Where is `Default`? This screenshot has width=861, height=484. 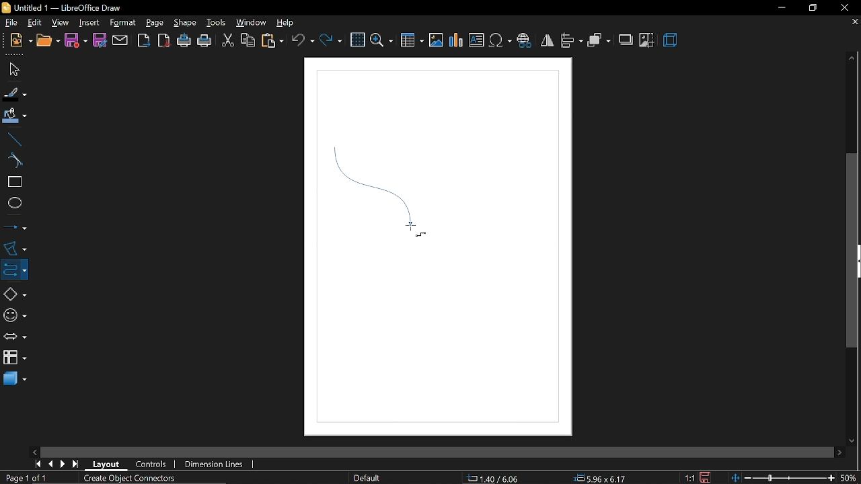
Default is located at coordinates (367, 479).